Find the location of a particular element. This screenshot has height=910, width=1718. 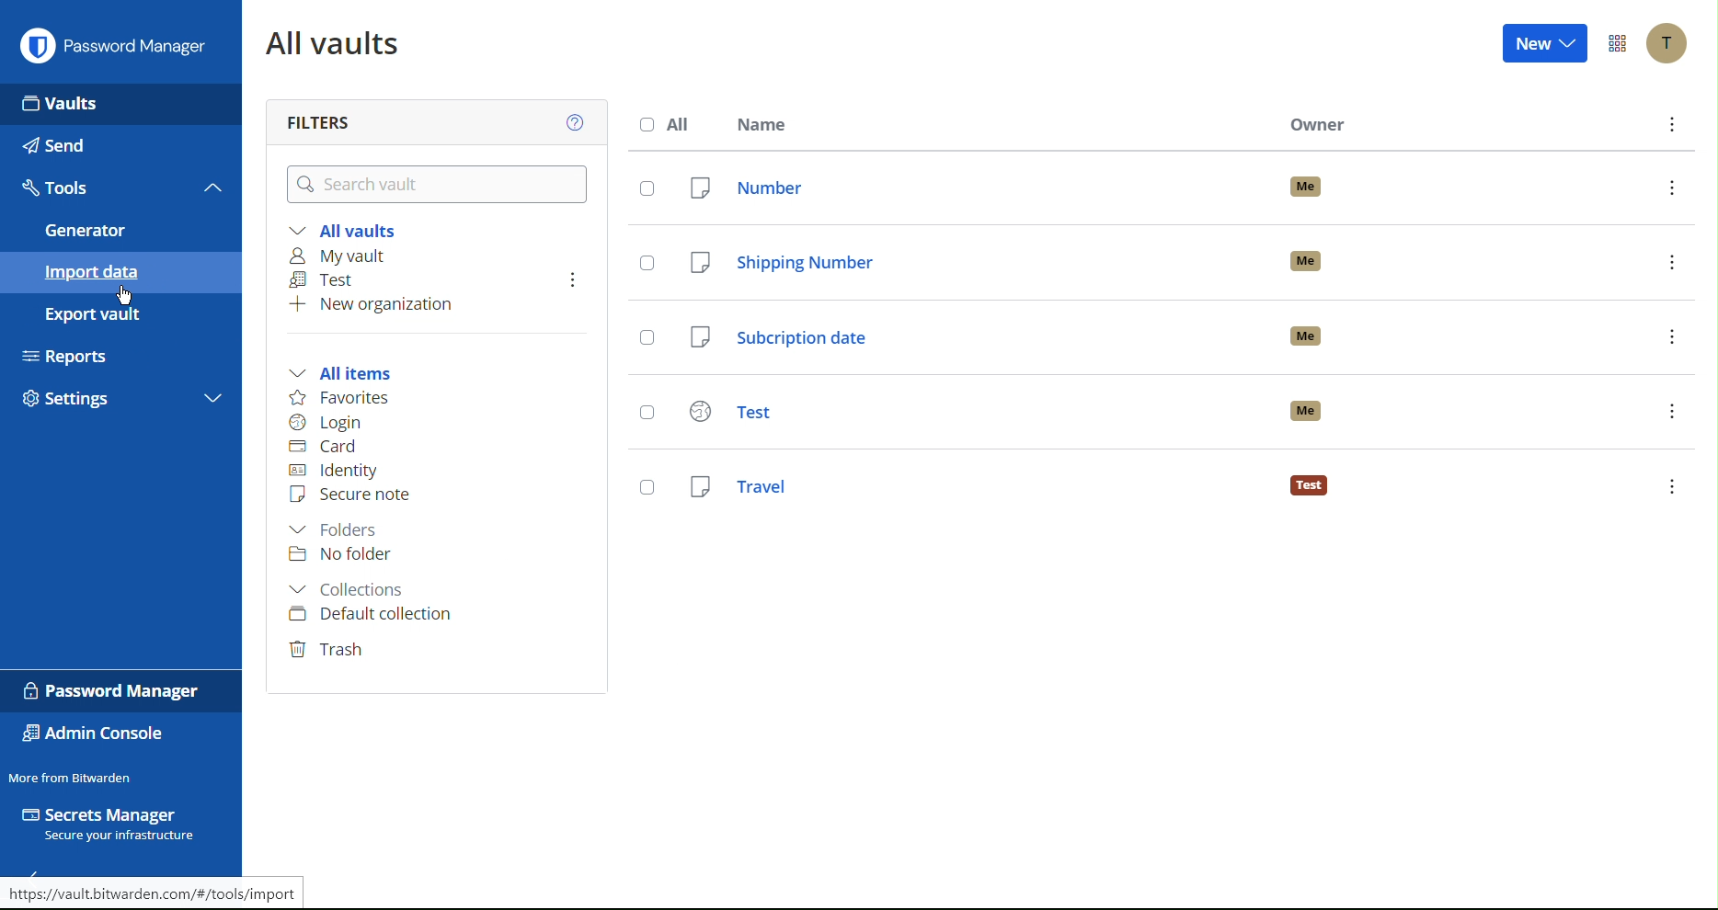

options is located at coordinates (1671, 336).